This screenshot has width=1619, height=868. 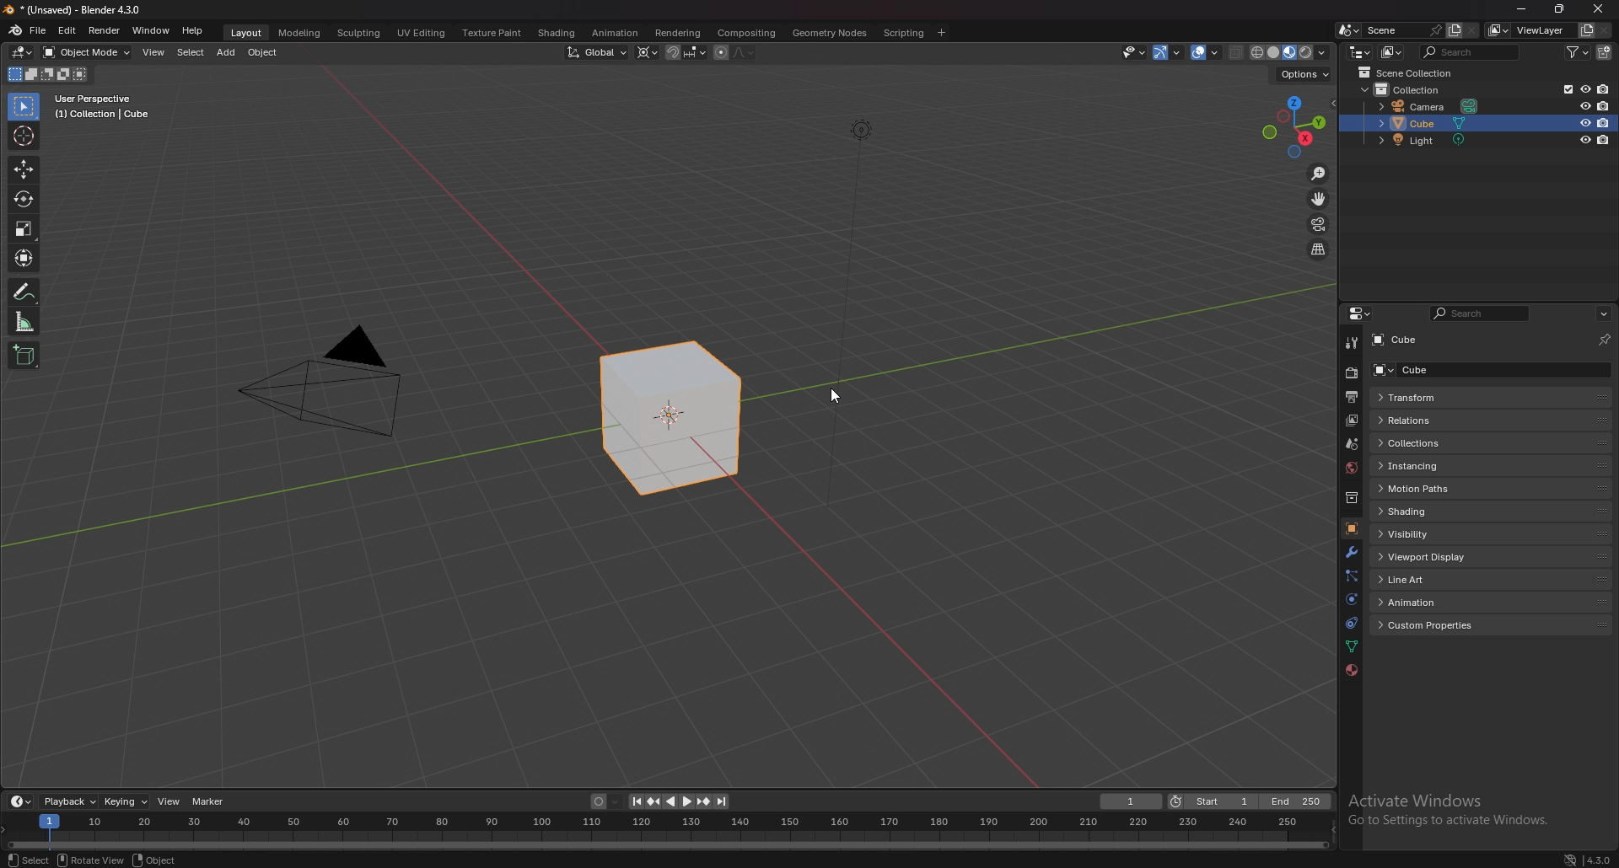 What do you see at coordinates (1431, 581) in the screenshot?
I see `line art` at bounding box center [1431, 581].